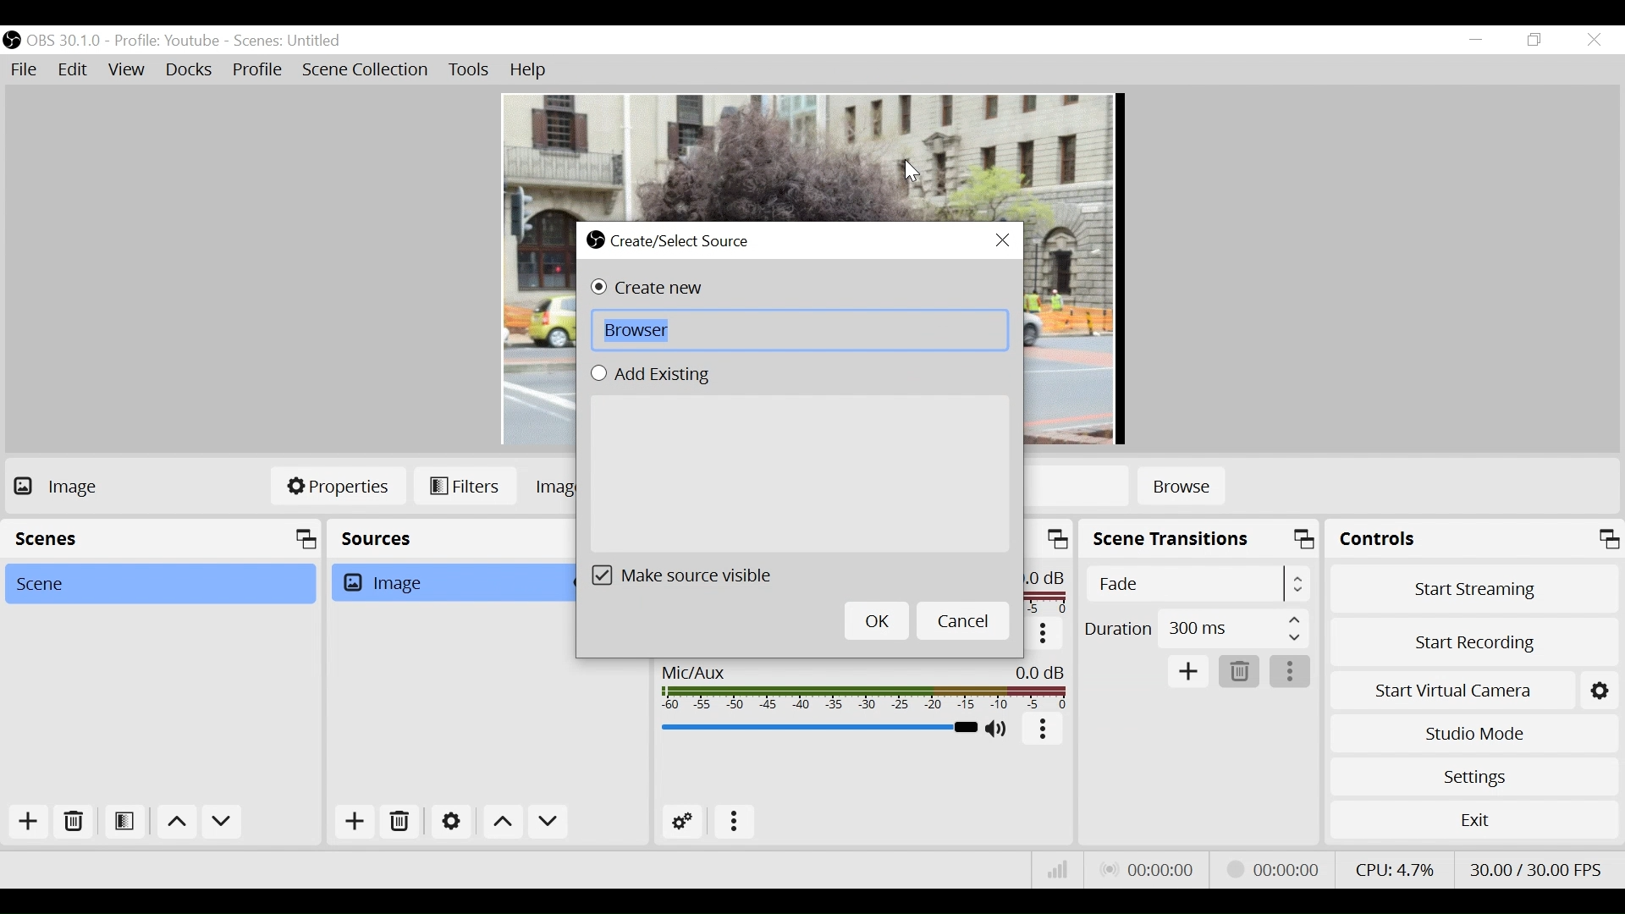 The height and width of the screenshot is (914, 1625). I want to click on Browse Field, so click(801, 330).